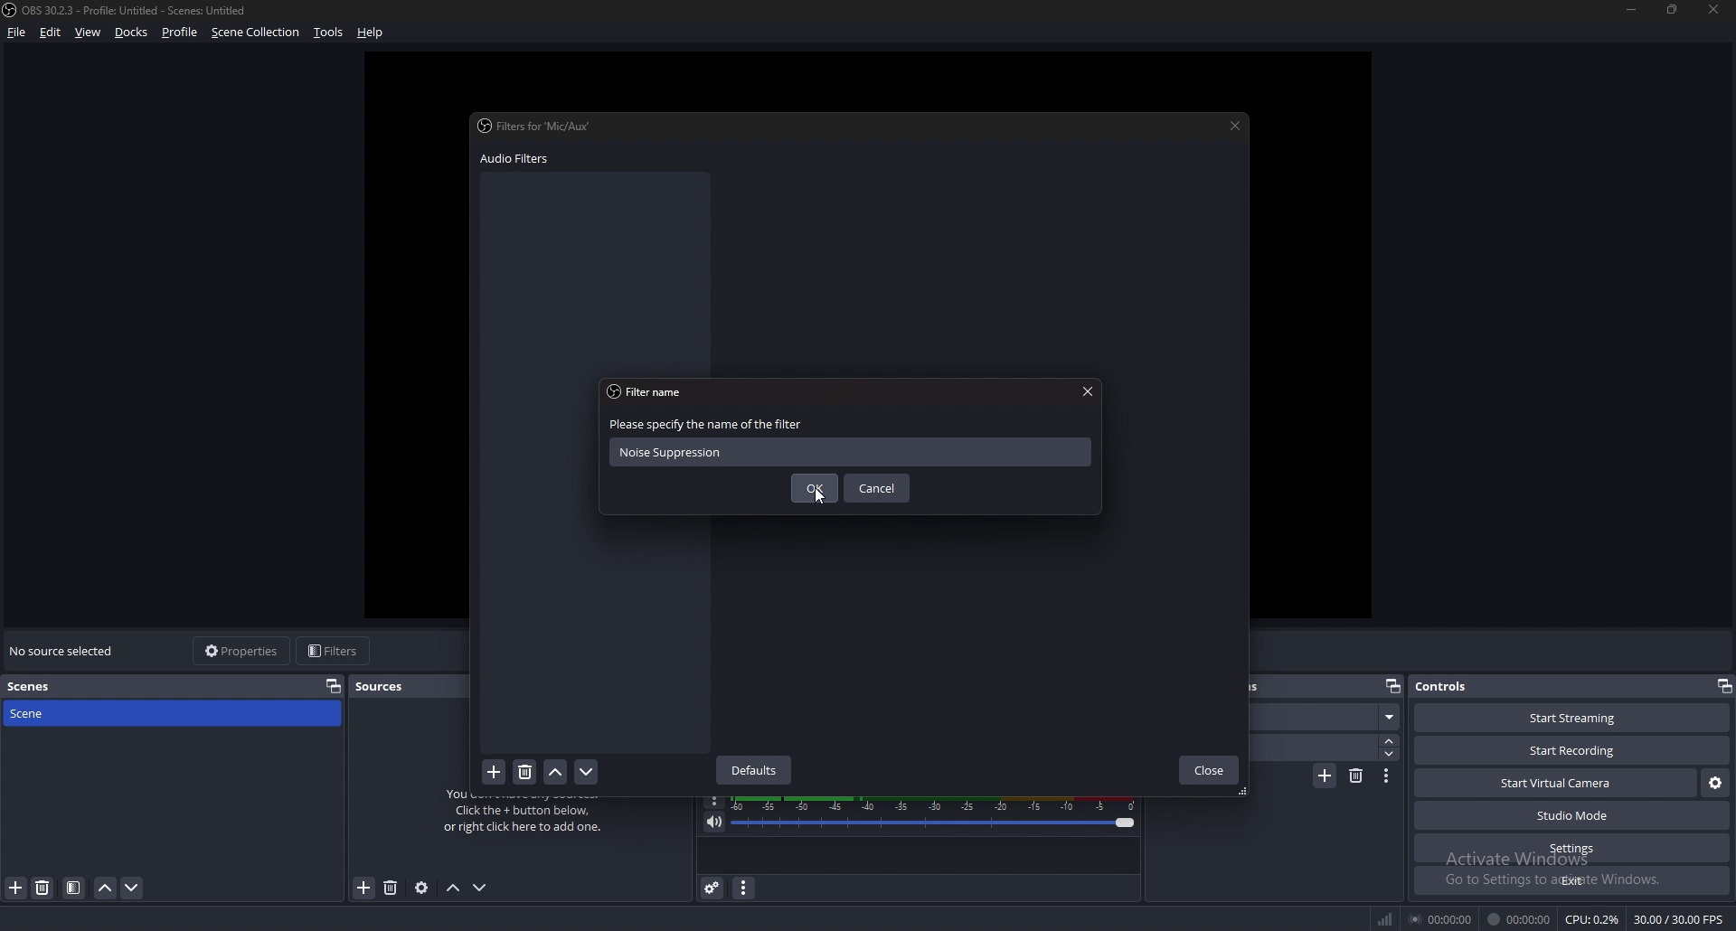  What do you see at coordinates (756, 771) in the screenshot?
I see `defaults` at bounding box center [756, 771].